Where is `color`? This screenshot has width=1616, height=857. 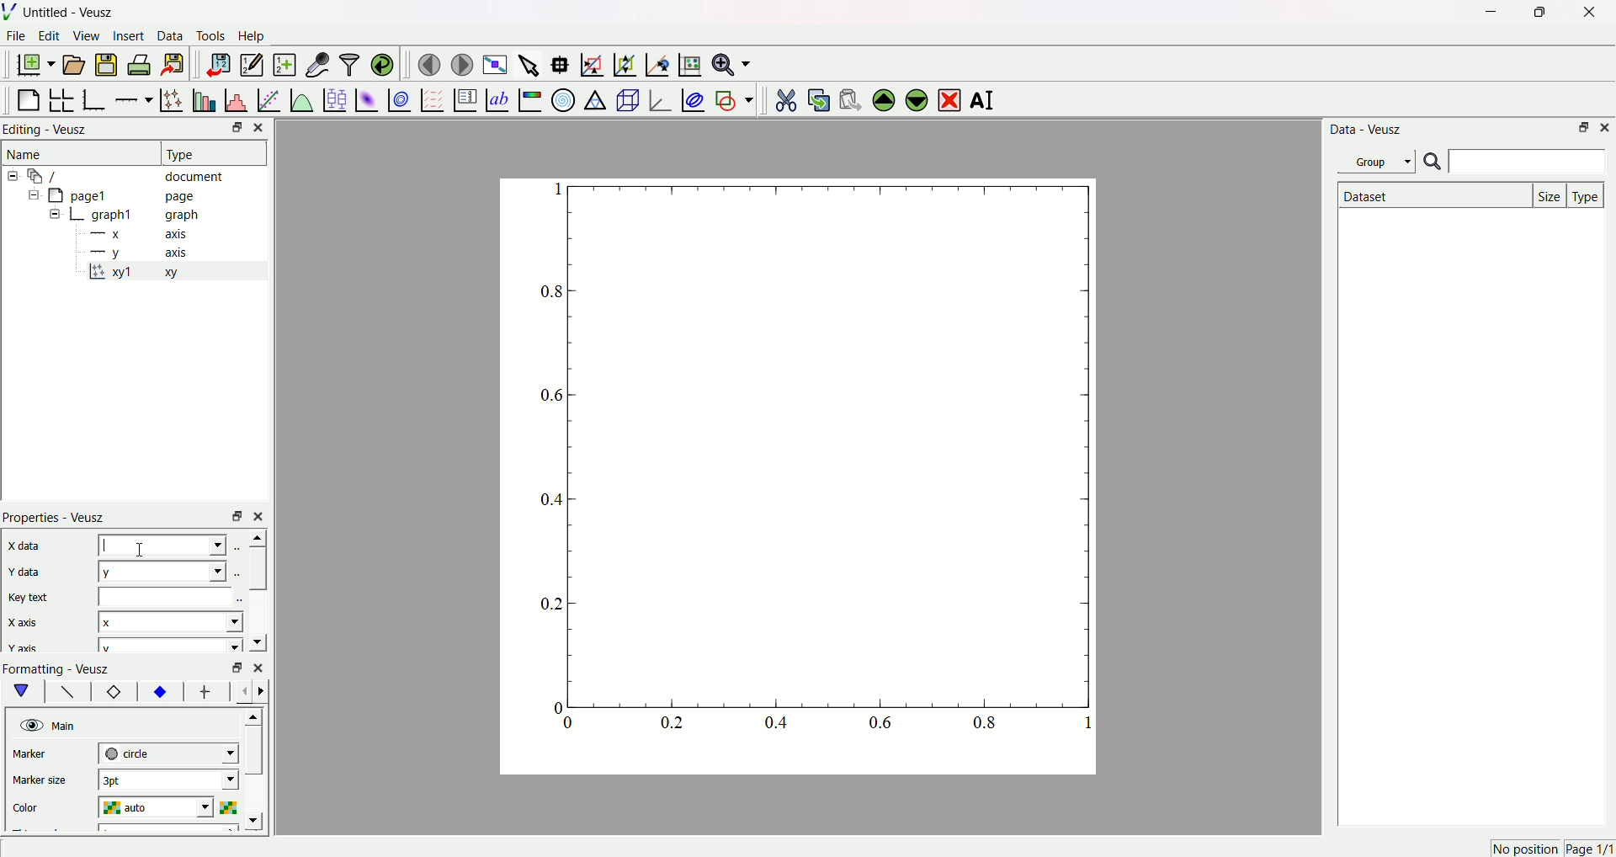
color is located at coordinates (44, 805).